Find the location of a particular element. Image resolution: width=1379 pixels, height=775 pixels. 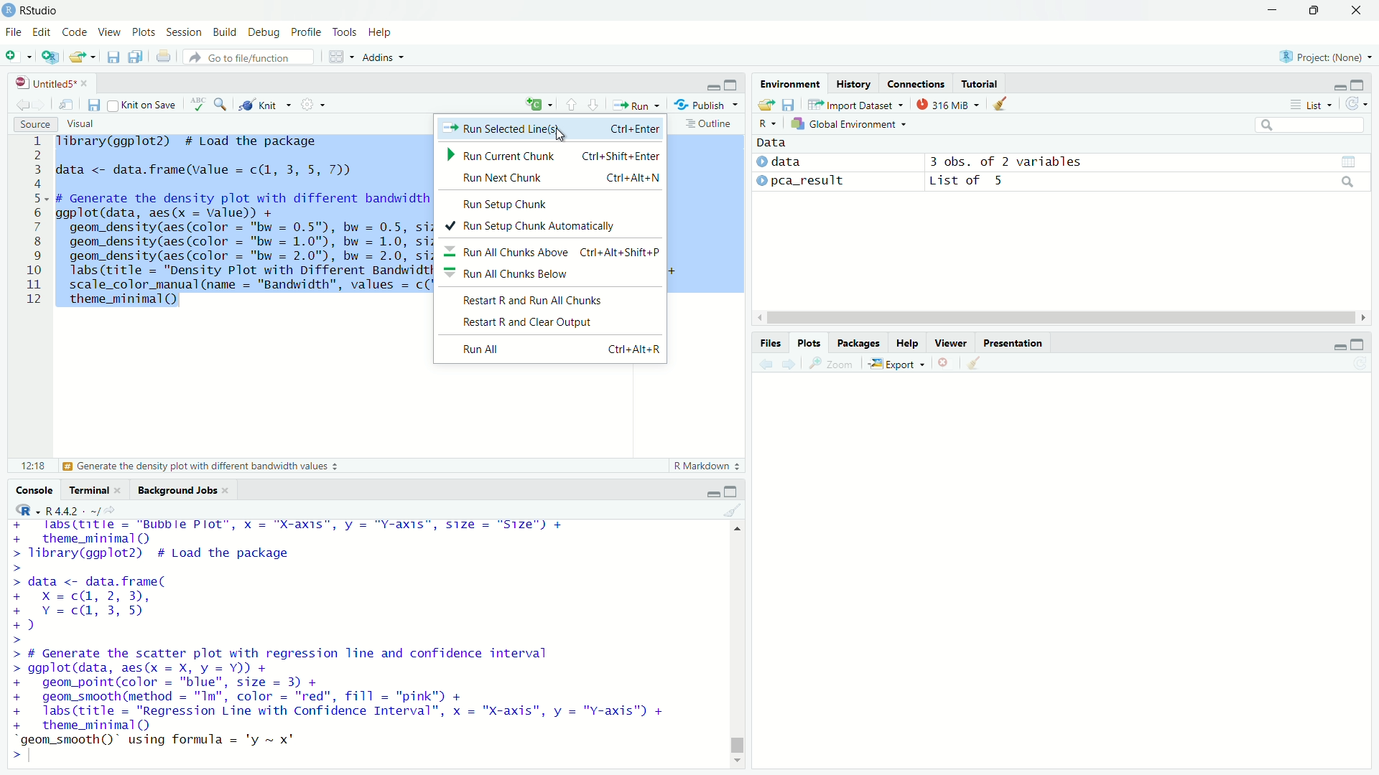

library(ggplot2) # Load the package

data <- data.frame(value = c(1, 3, 5, 7))

# Generate the density plot with different bandwidth values

ggplot(data, aes(x = value)) + bi
geom_density(aes(color = "bw = 0.5"), bw = 0.5, size = 1) +
geom_density(aes(color = "bw = 1.0"), bw = 1.0, size = 1) +
geom_density(aes(color = "bw = 2.0"), bw = 2.0, size = 1) +
labs(title = "Density Plot with Different Bandwidths", x = "value", y = "Density") +
scale_color_manual(name = "Bandwidth", values = c("red", "blue", "green")) +
theme_minimalQ), is located at coordinates (245, 222).